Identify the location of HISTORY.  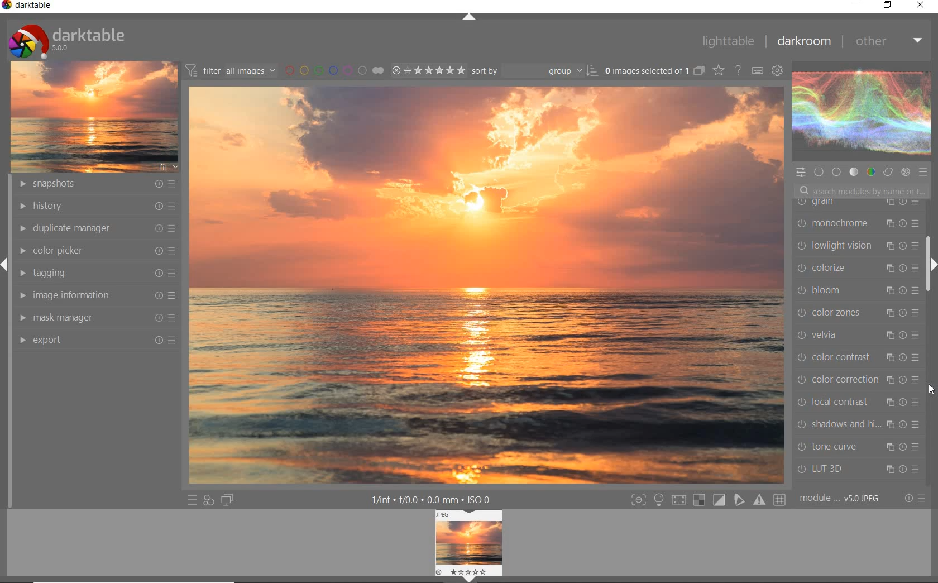
(96, 206).